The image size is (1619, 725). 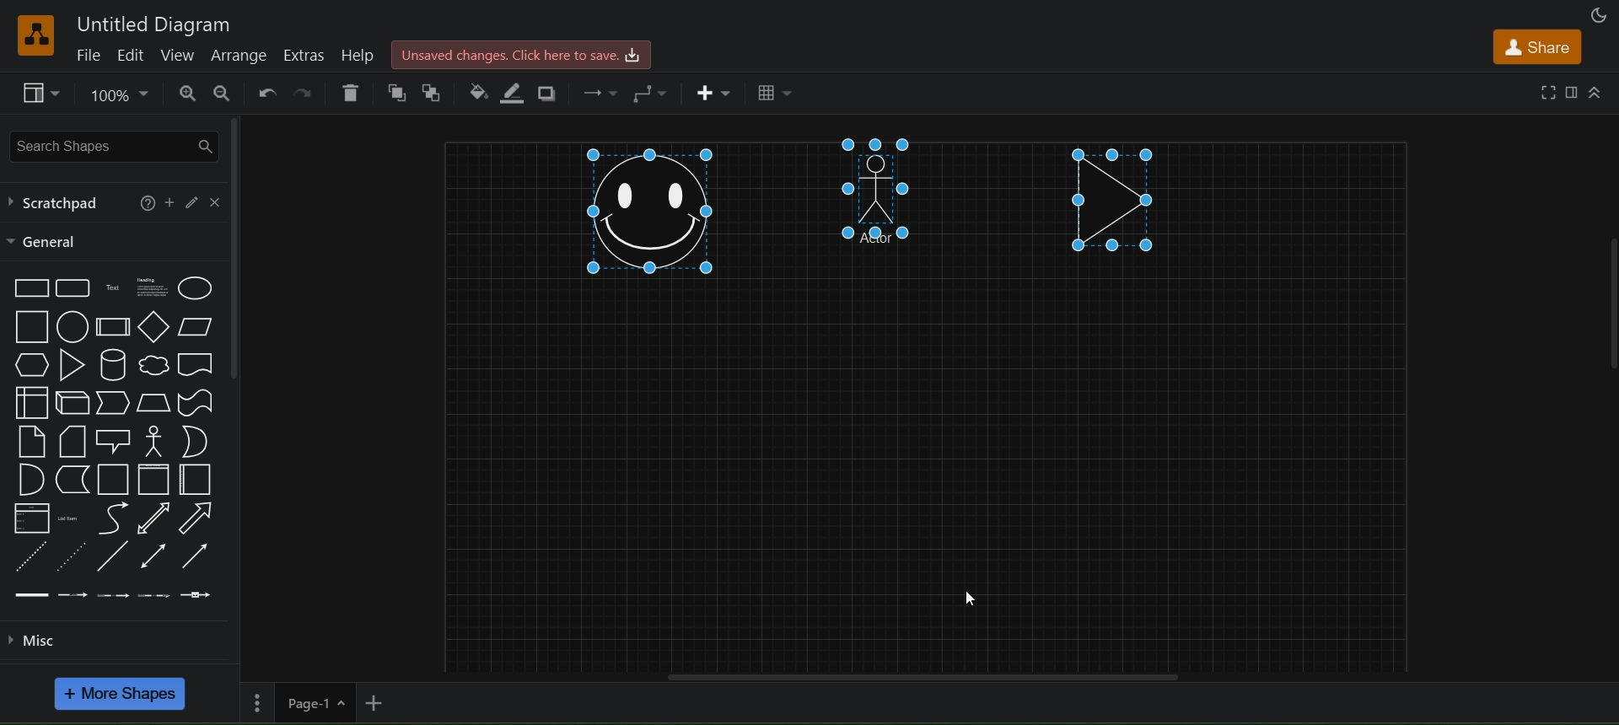 I want to click on zoom in, so click(x=185, y=94).